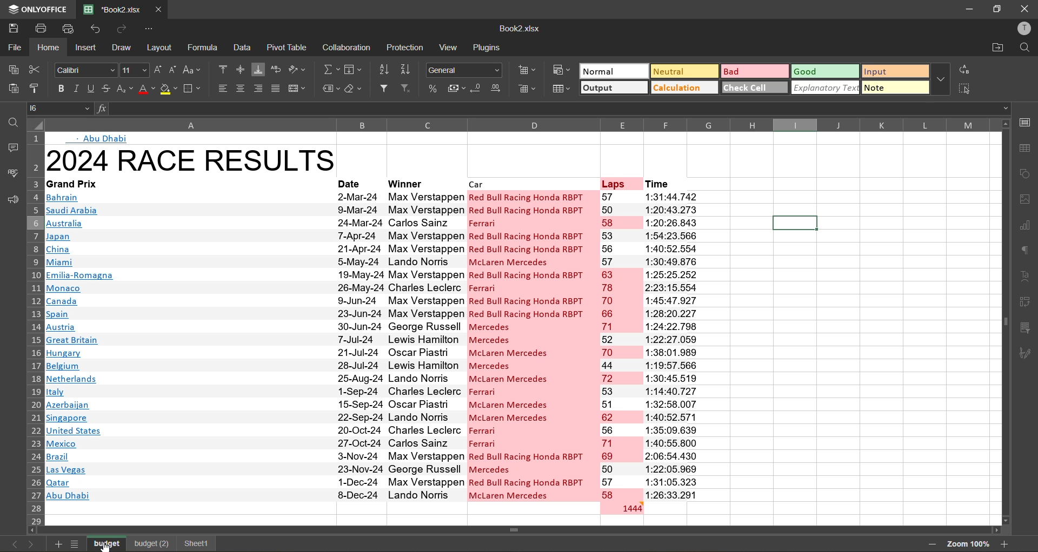 The height and width of the screenshot is (552, 1038). Describe the element at coordinates (1027, 300) in the screenshot. I see `pivot table` at that location.